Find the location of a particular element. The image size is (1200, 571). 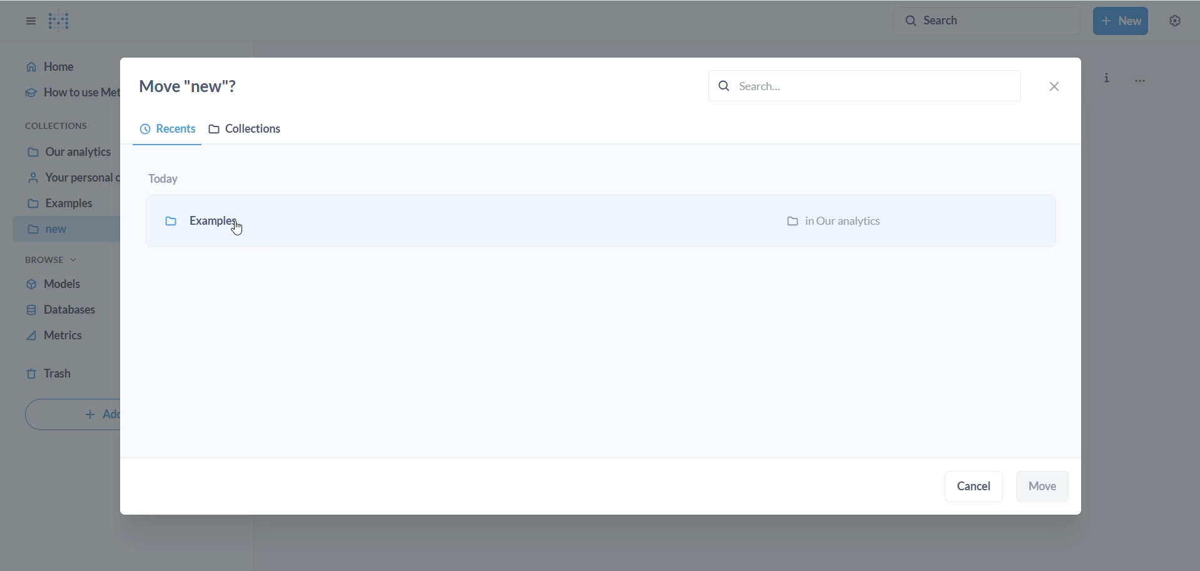

new is located at coordinates (64, 230).